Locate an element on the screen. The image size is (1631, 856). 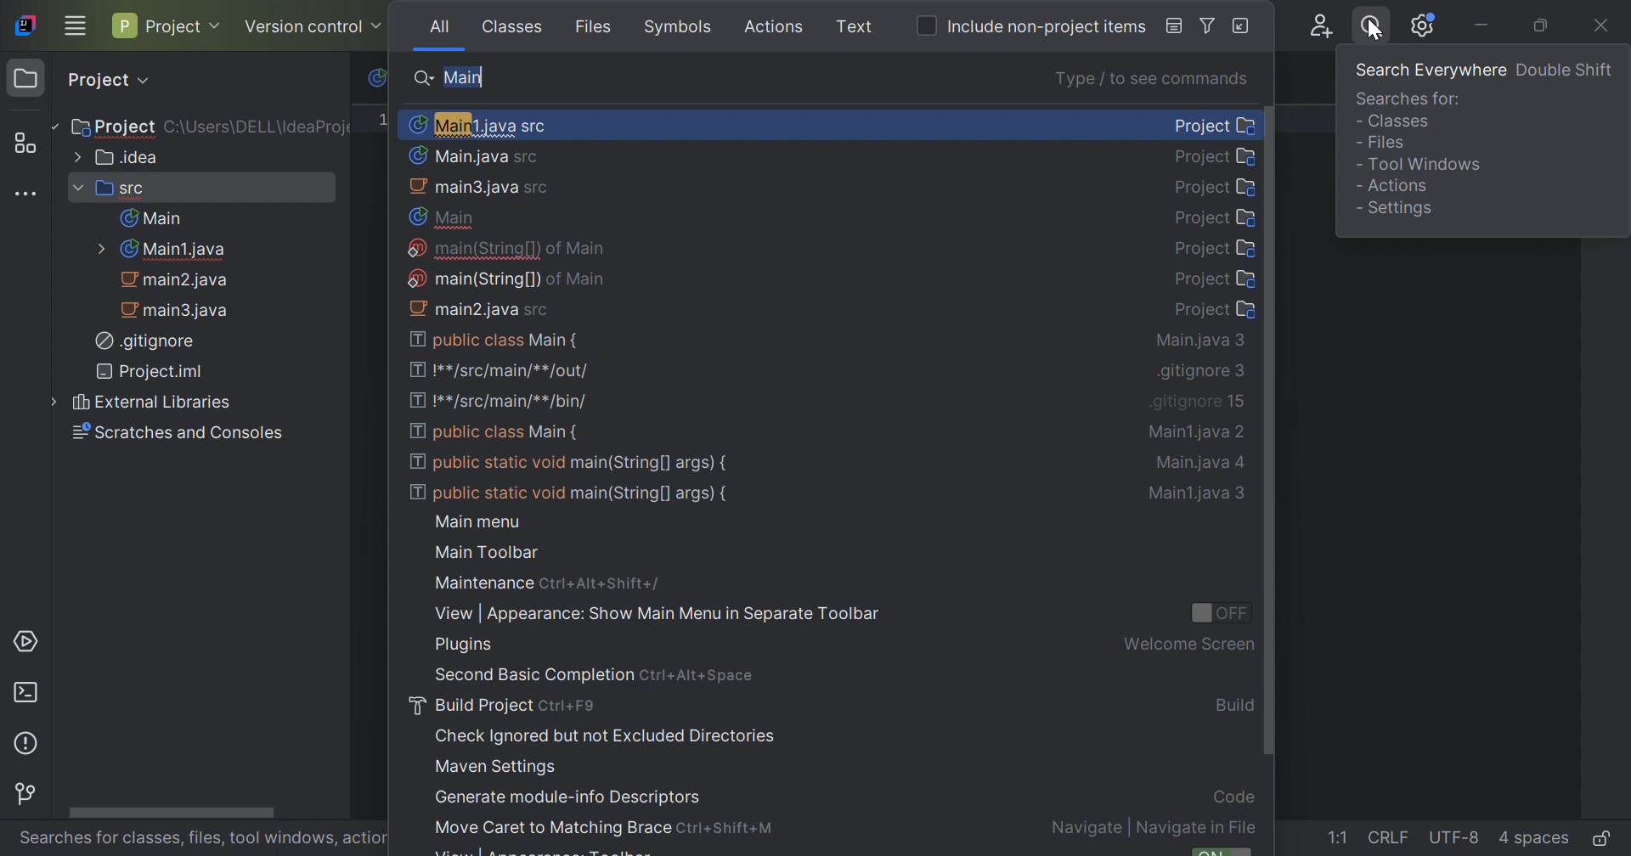
Files is located at coordinates (597, 29).